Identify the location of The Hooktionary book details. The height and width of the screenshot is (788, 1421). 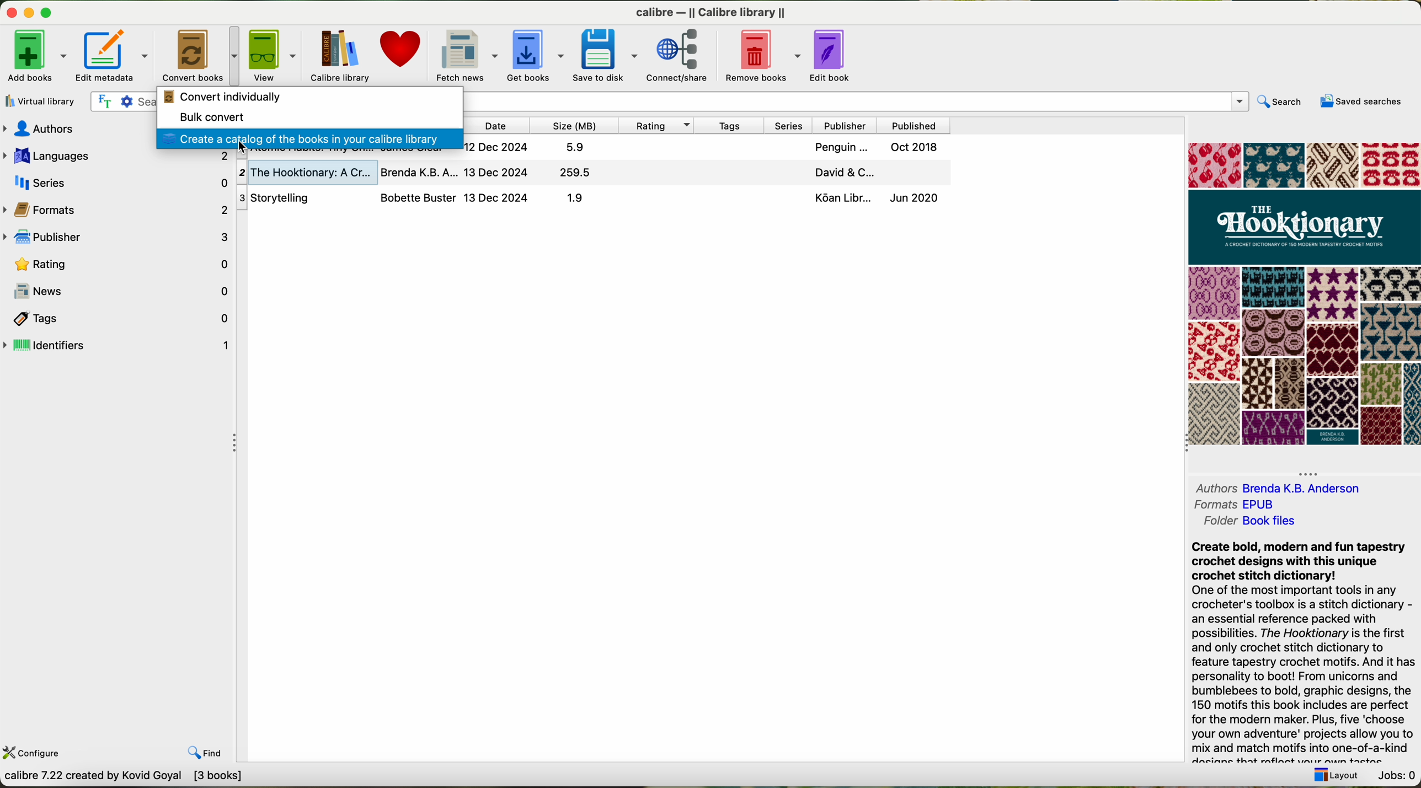
(590, 172).